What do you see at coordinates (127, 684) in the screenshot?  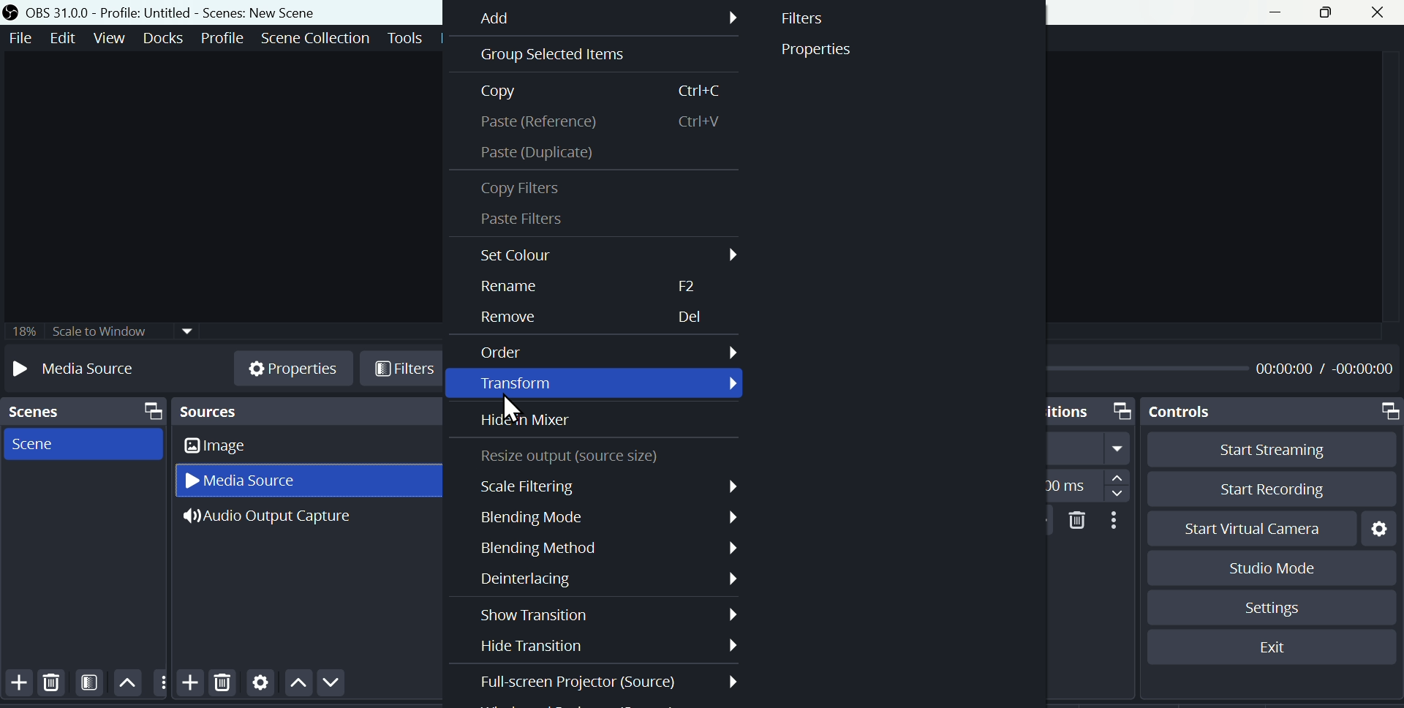 I see `Move up` at bounding box center [127, 684].